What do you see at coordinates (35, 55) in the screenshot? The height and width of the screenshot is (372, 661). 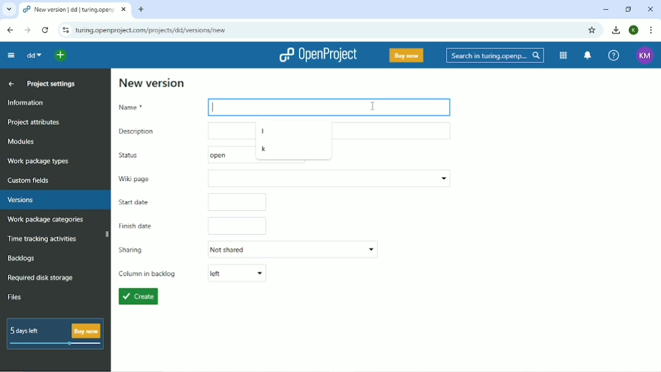 I see `dd` at bounding box center [35, 55].